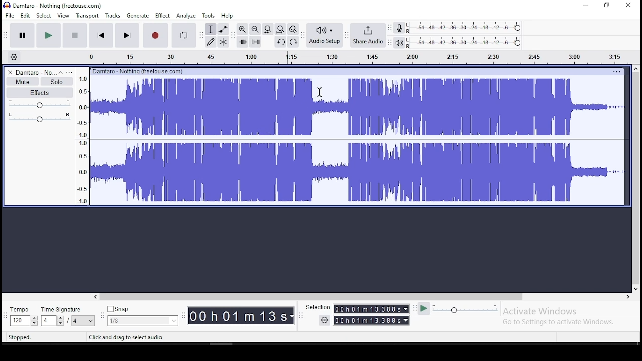  I want to click on zoom in, so click(242, 29).